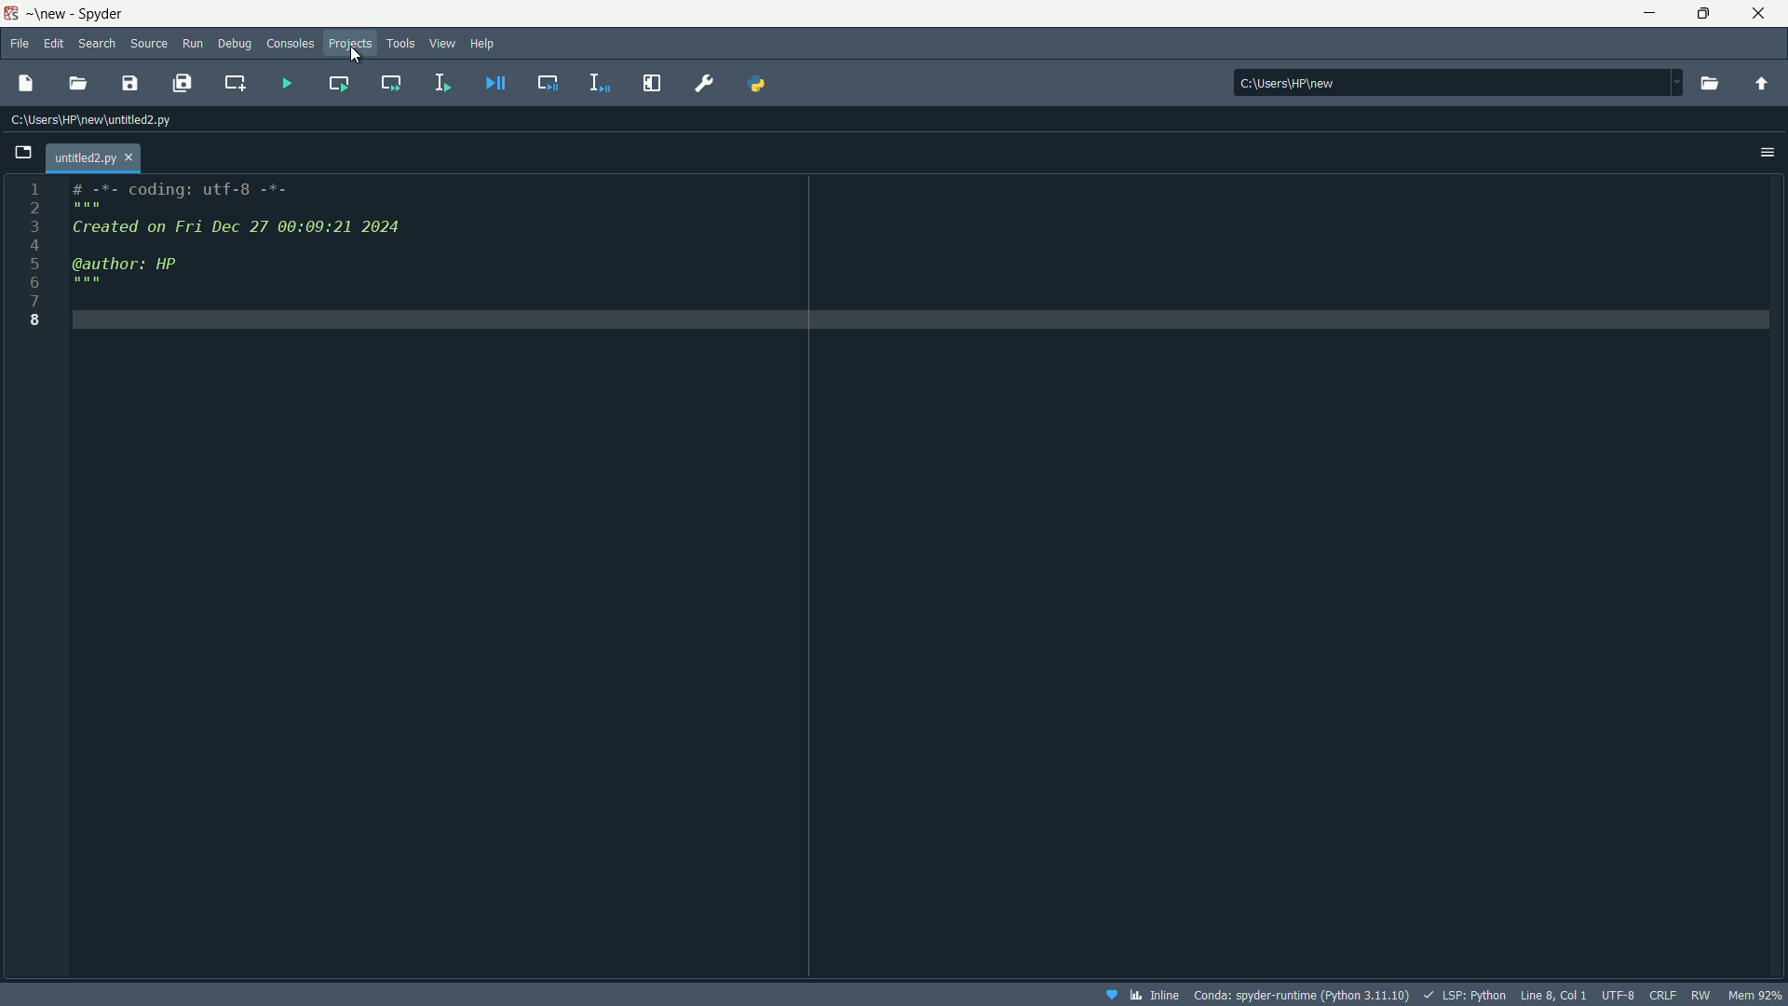 This screenshot has width=1788, height=1006. What do you see at coordinates (1142, 994) in the screenshot?
I see `Inline` at bounding box center [1142, 994].